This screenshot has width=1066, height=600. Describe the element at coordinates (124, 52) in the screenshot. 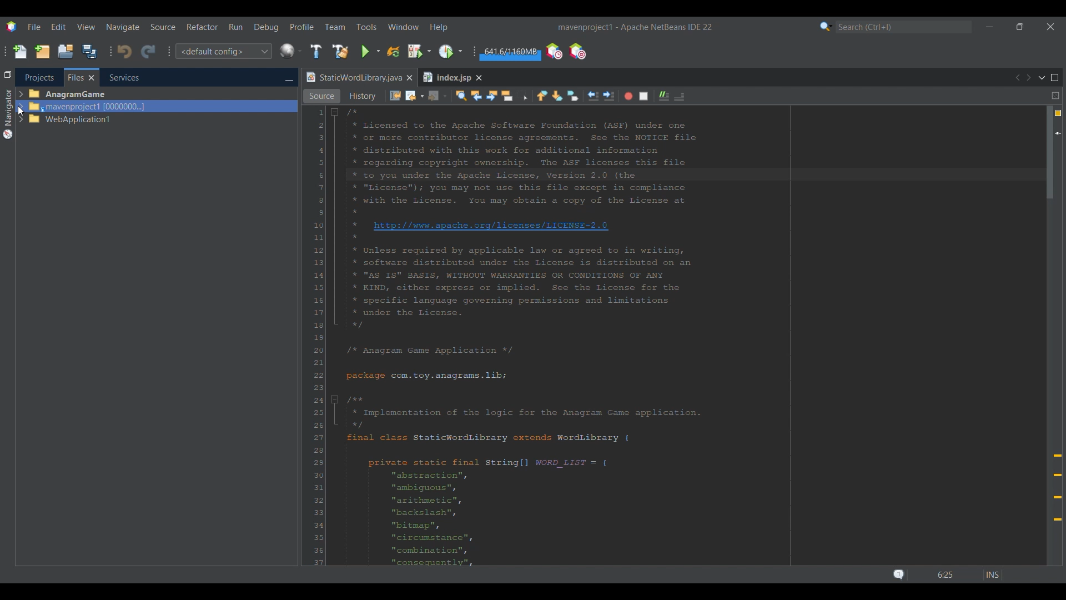

I see `Undo` at that location.